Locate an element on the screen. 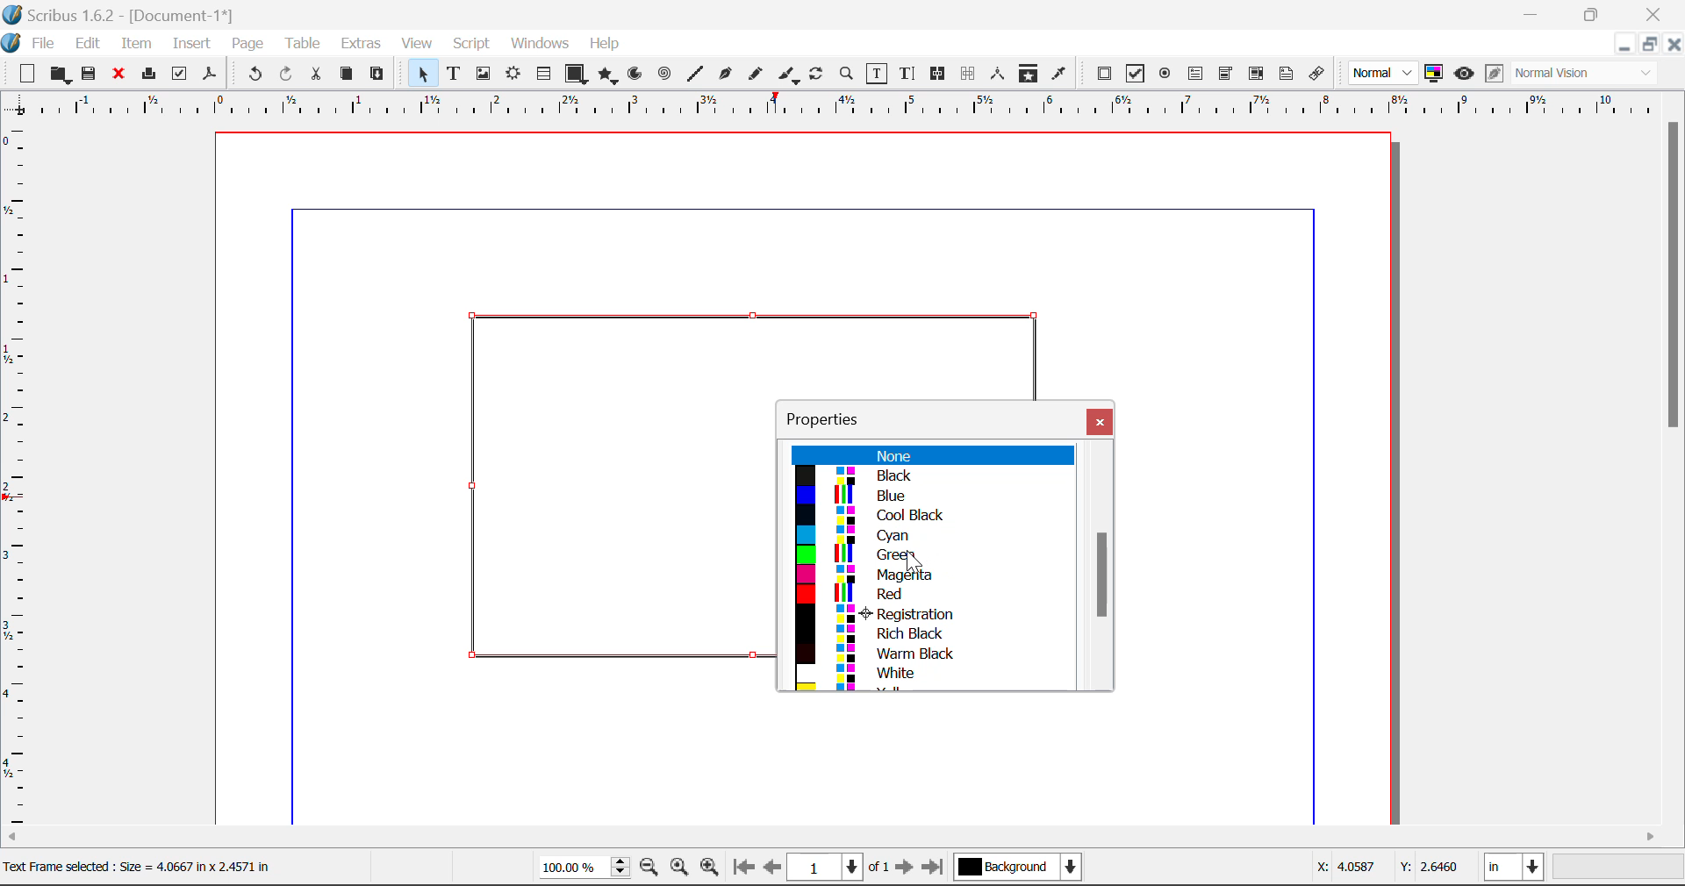  Scroll Bar is located at coordinates (1674, 468).